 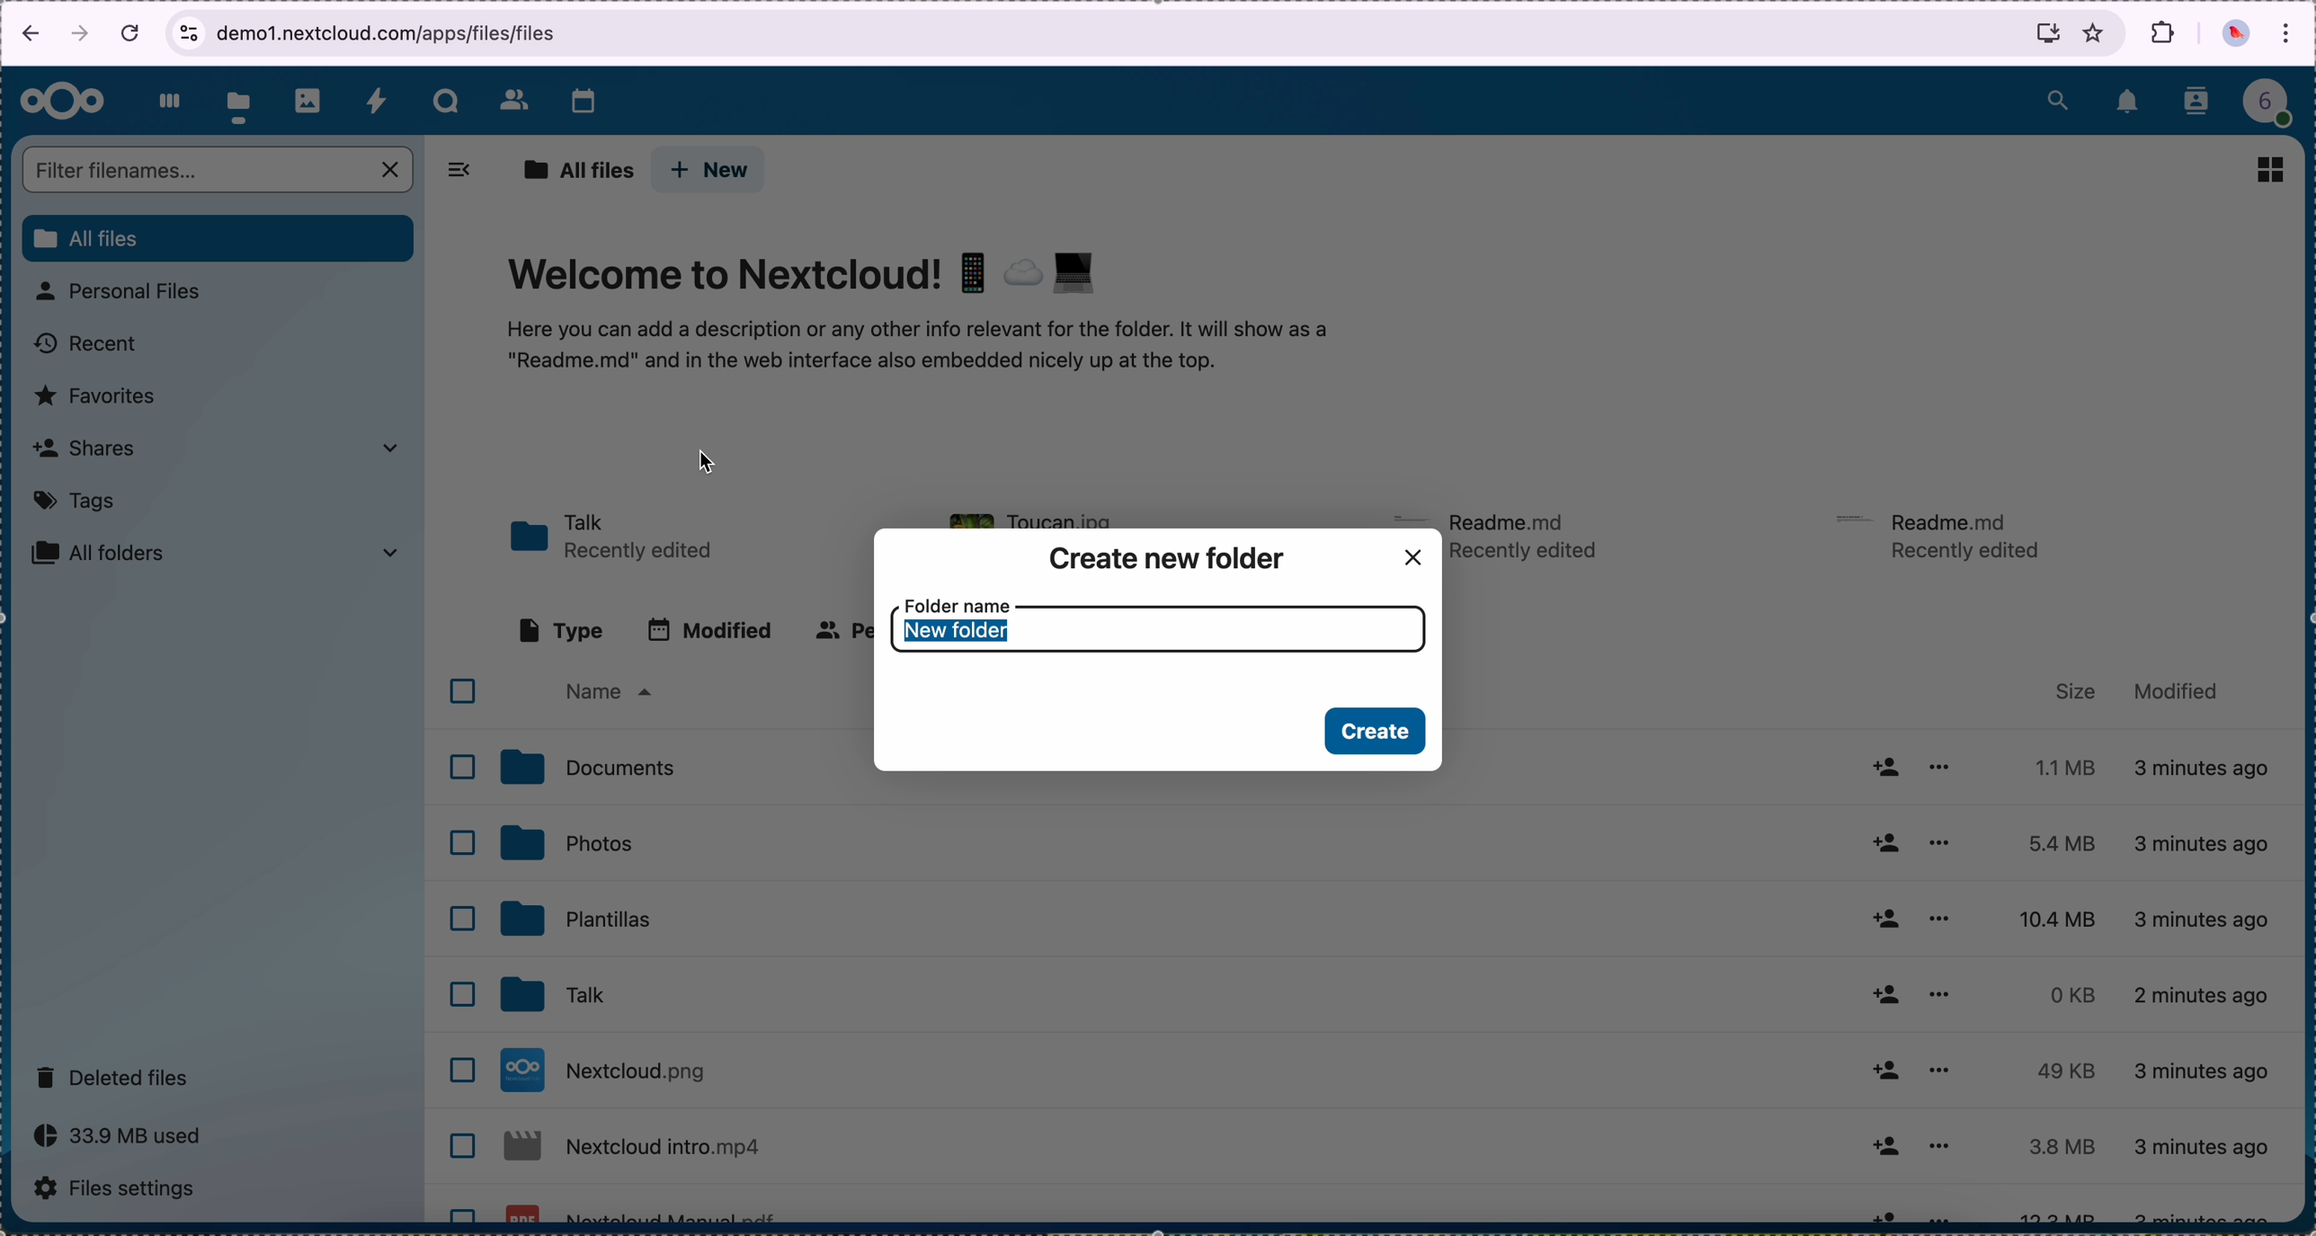 What do you see at coordinates (97, 396) in the screenshot?
I see `favorites` at bounding box center [97, 396].